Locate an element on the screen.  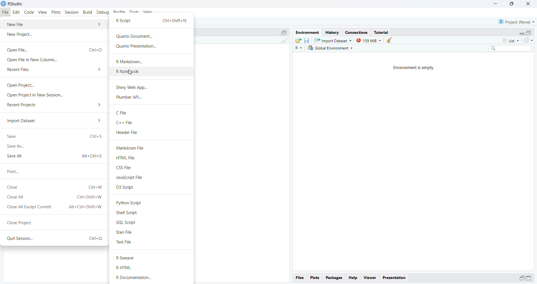
file is located at coordinates (6, 13).